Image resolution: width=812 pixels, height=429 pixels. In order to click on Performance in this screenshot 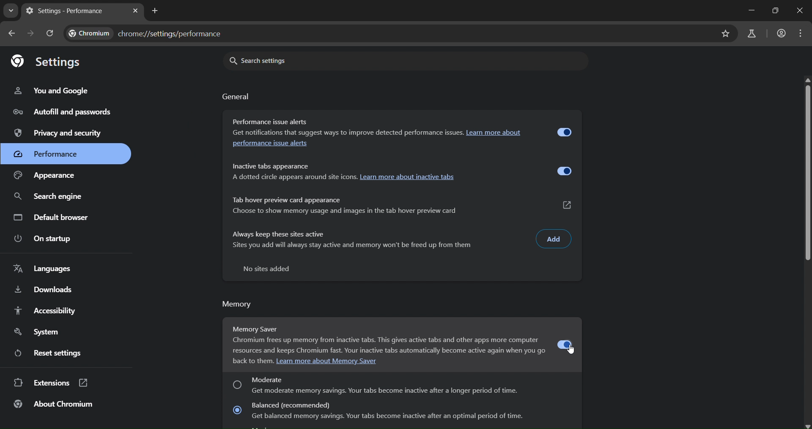, I will do `click(66, 154)`.